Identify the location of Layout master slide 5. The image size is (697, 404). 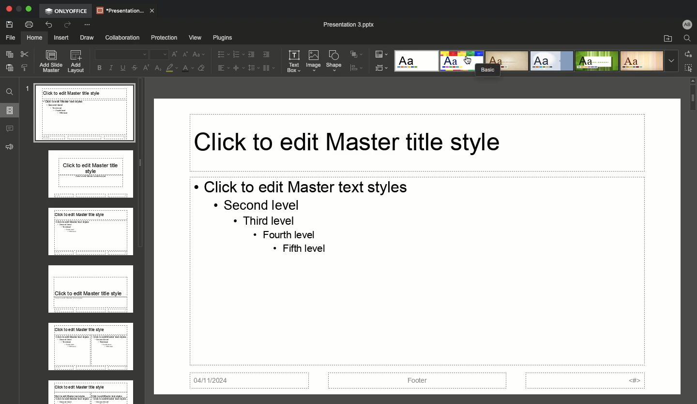
(88, 346).